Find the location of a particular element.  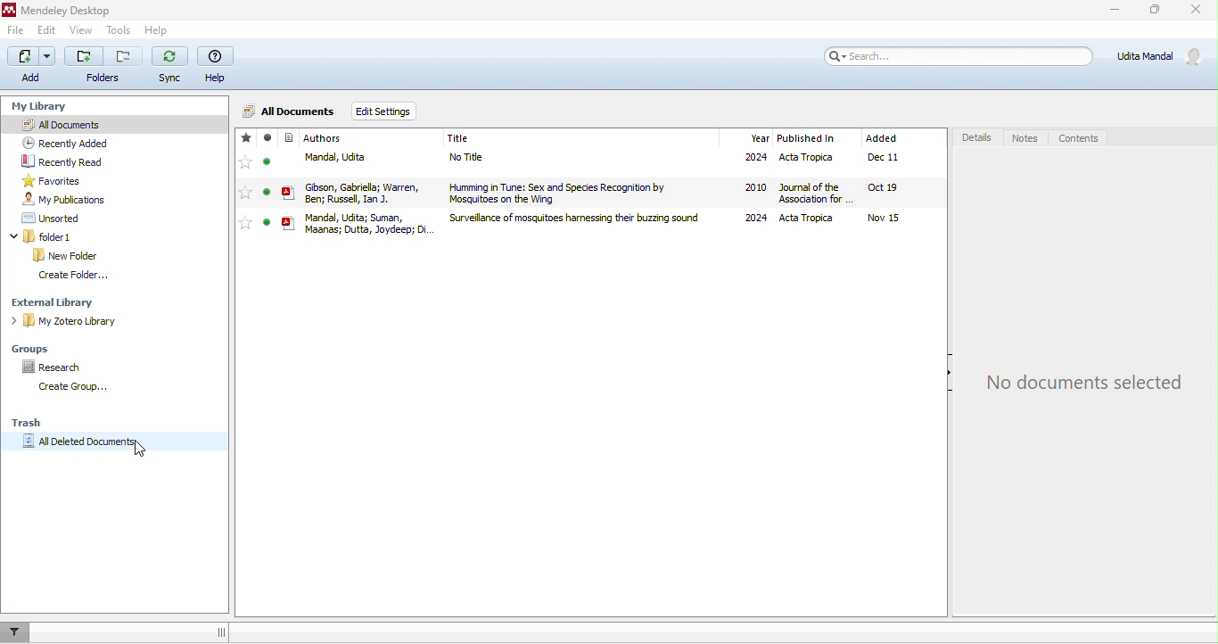

my library is located at coordinates (43, 108).